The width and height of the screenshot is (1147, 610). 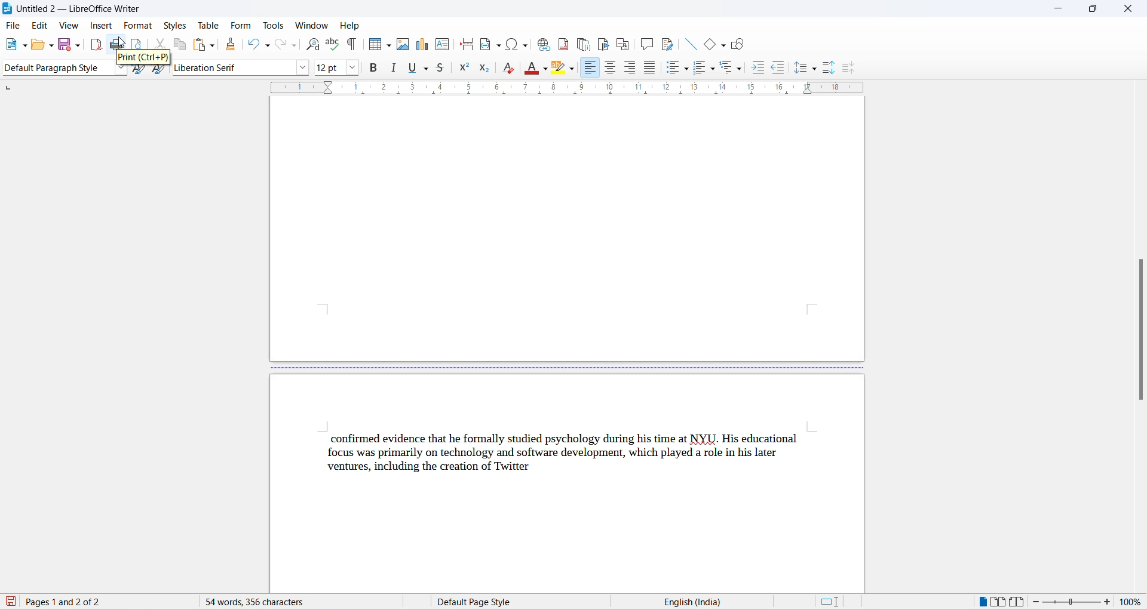 I want to click on font name options, so click(x=302, y=67).